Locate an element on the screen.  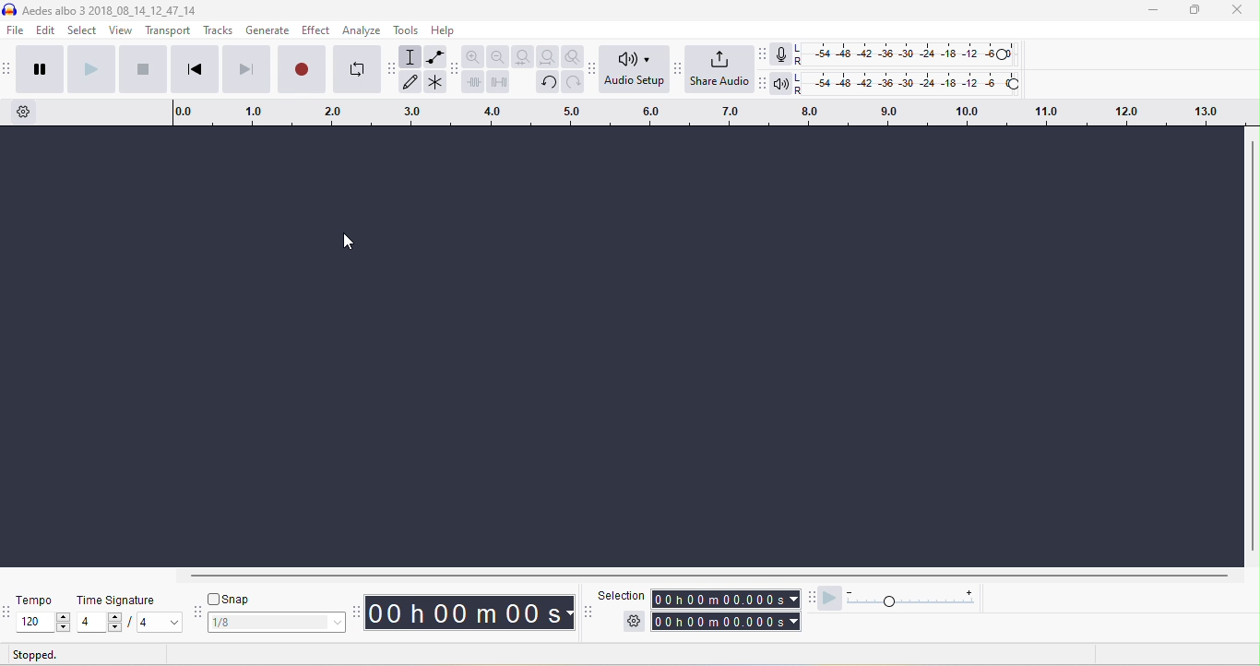
close is located at coordinates (1236, 11).